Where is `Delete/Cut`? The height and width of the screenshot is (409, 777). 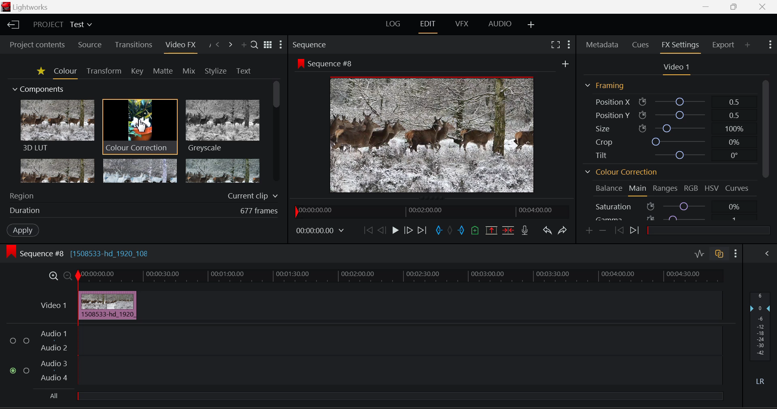 Delete/Cut is located at coordinates (509, 230).